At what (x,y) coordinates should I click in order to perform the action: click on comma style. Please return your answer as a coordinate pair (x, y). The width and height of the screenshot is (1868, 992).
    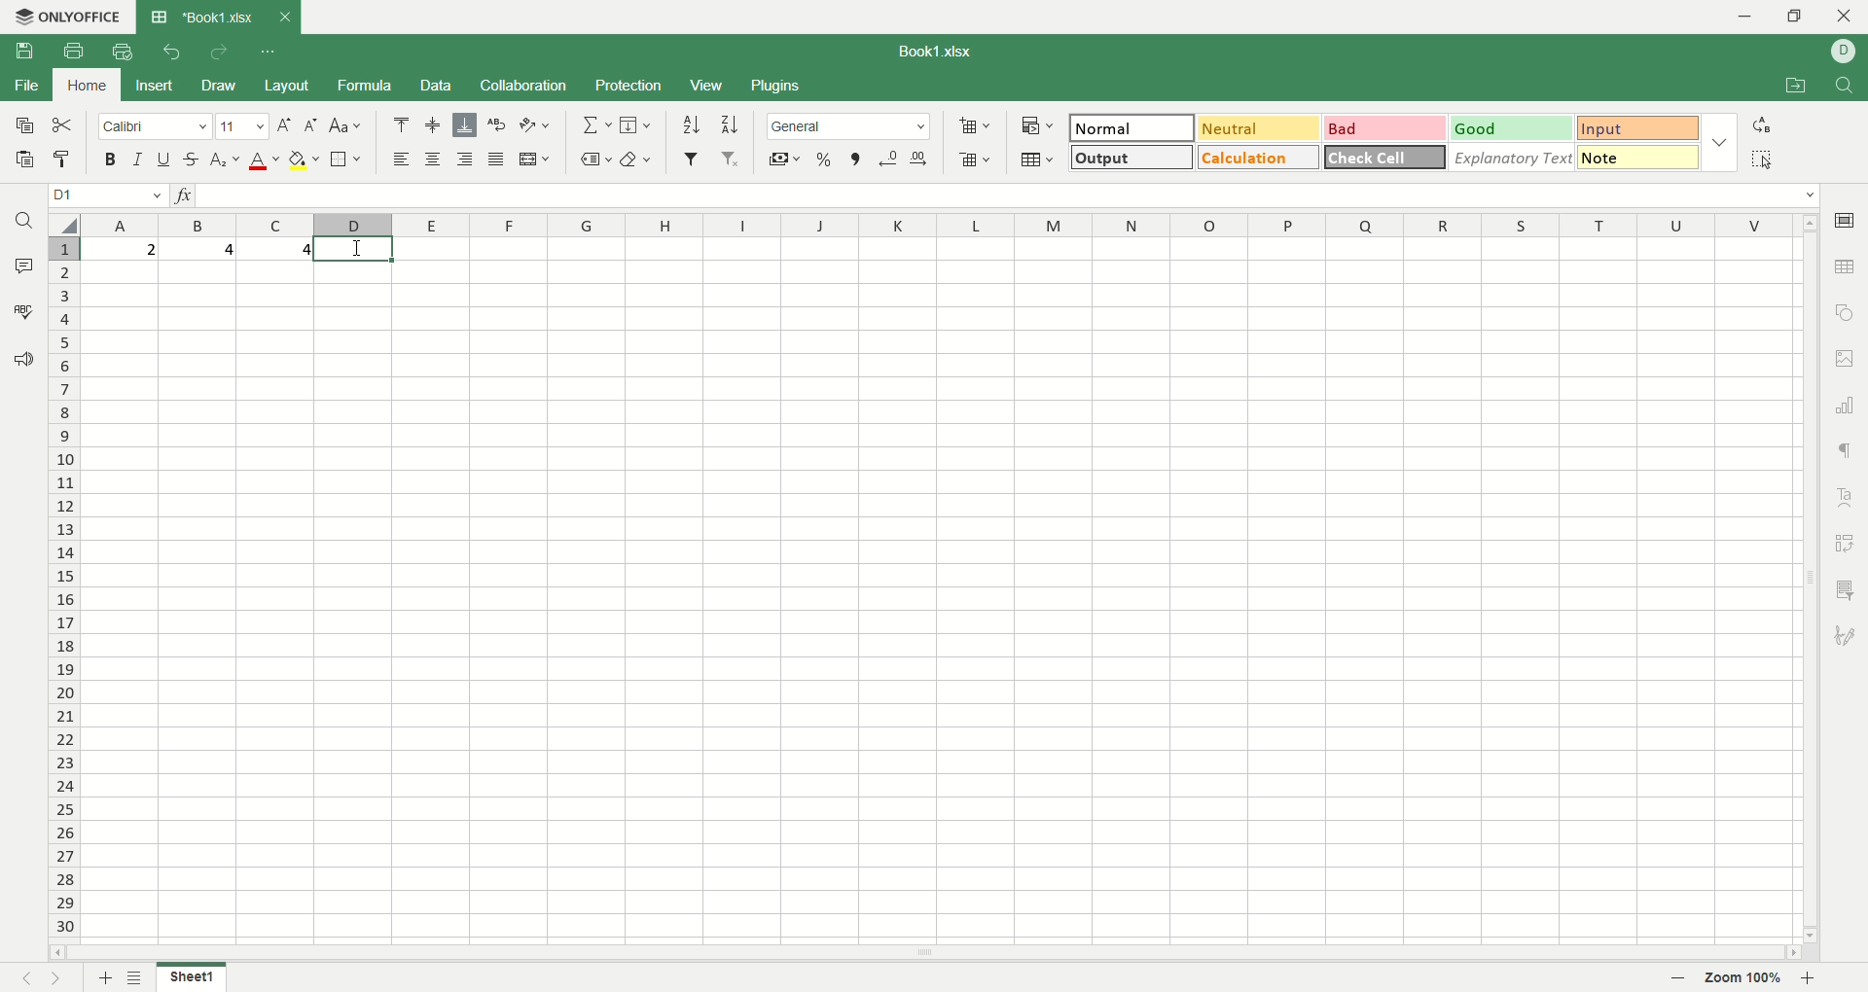
    Looking at the image, I should click on (855, 158).